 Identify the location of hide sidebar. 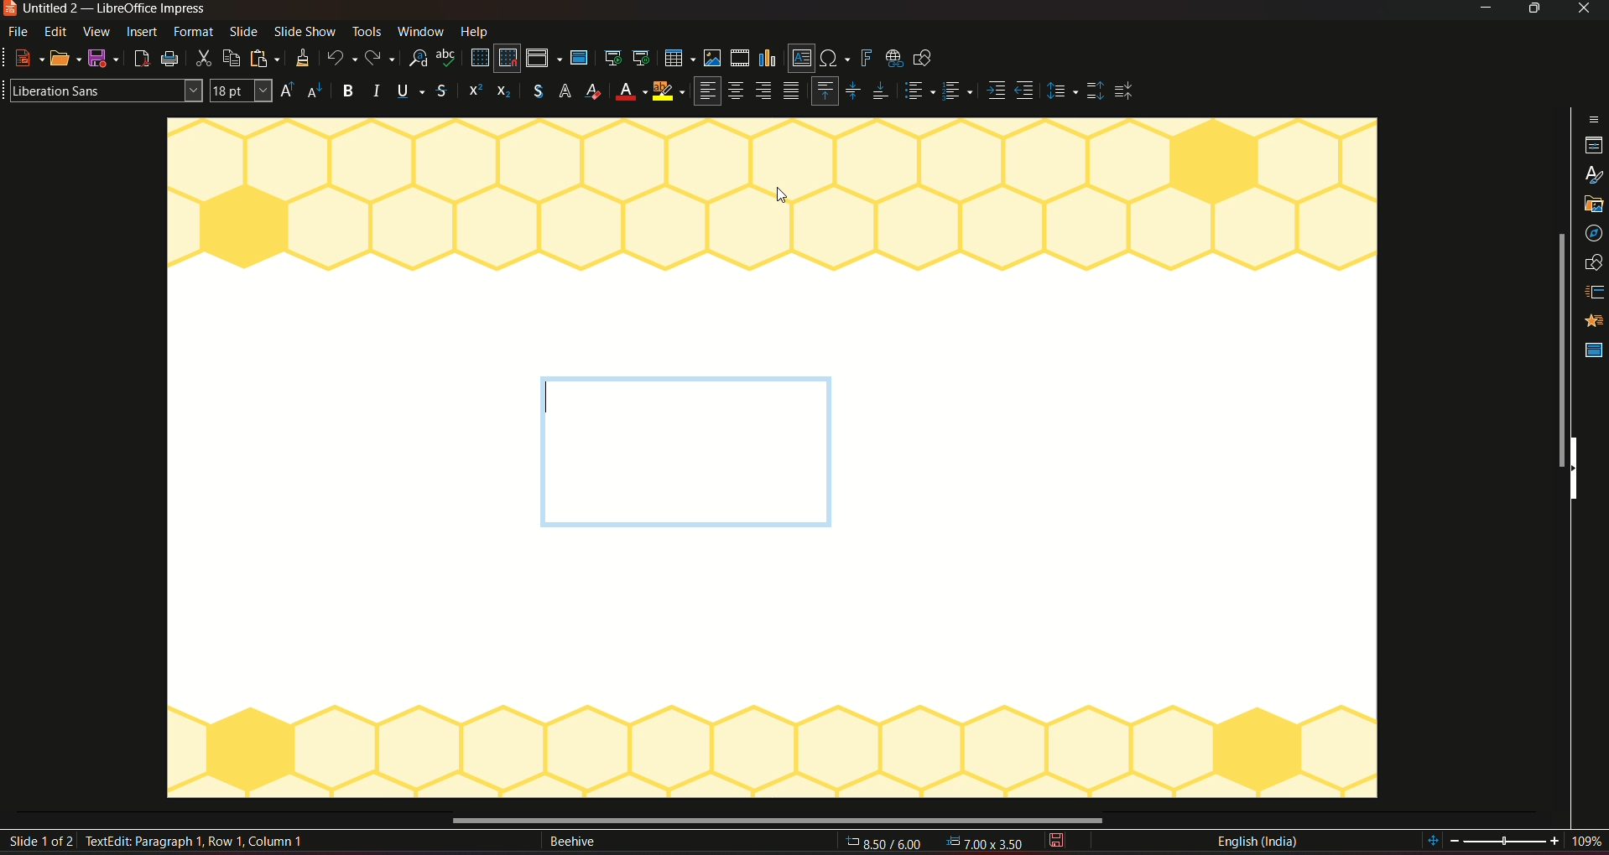
(1579, 469).